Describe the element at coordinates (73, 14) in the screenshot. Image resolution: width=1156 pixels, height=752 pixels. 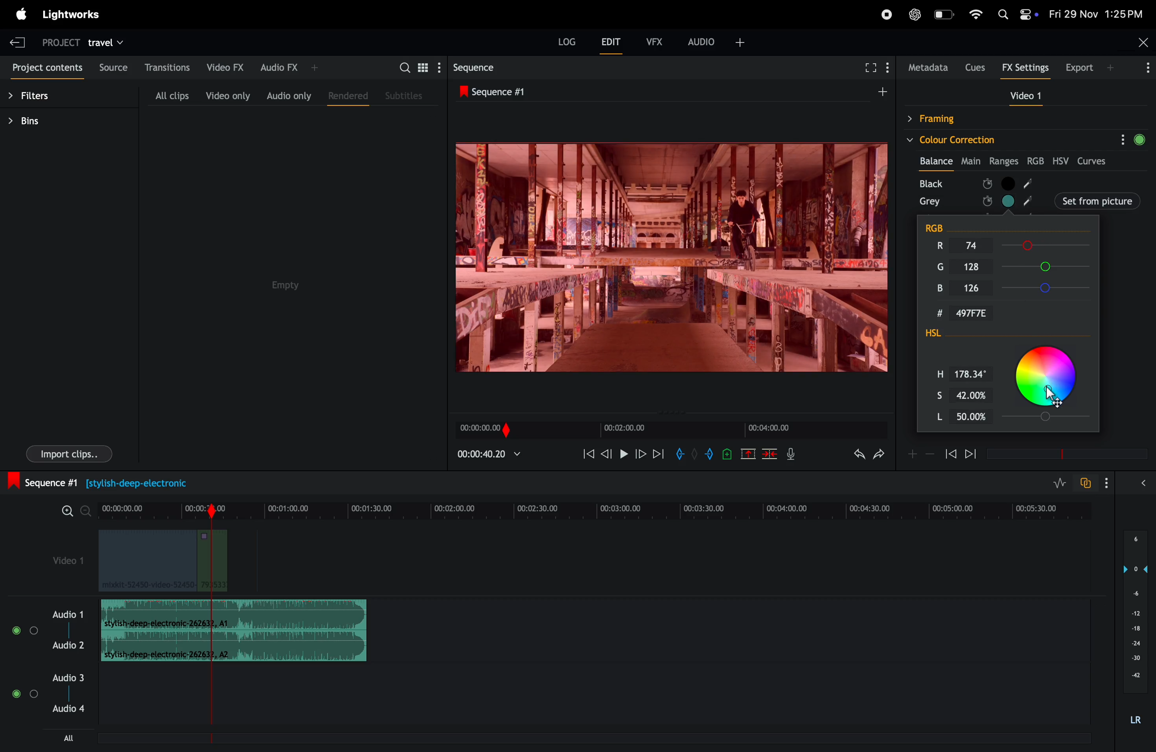
I see `light works menu` at that location.